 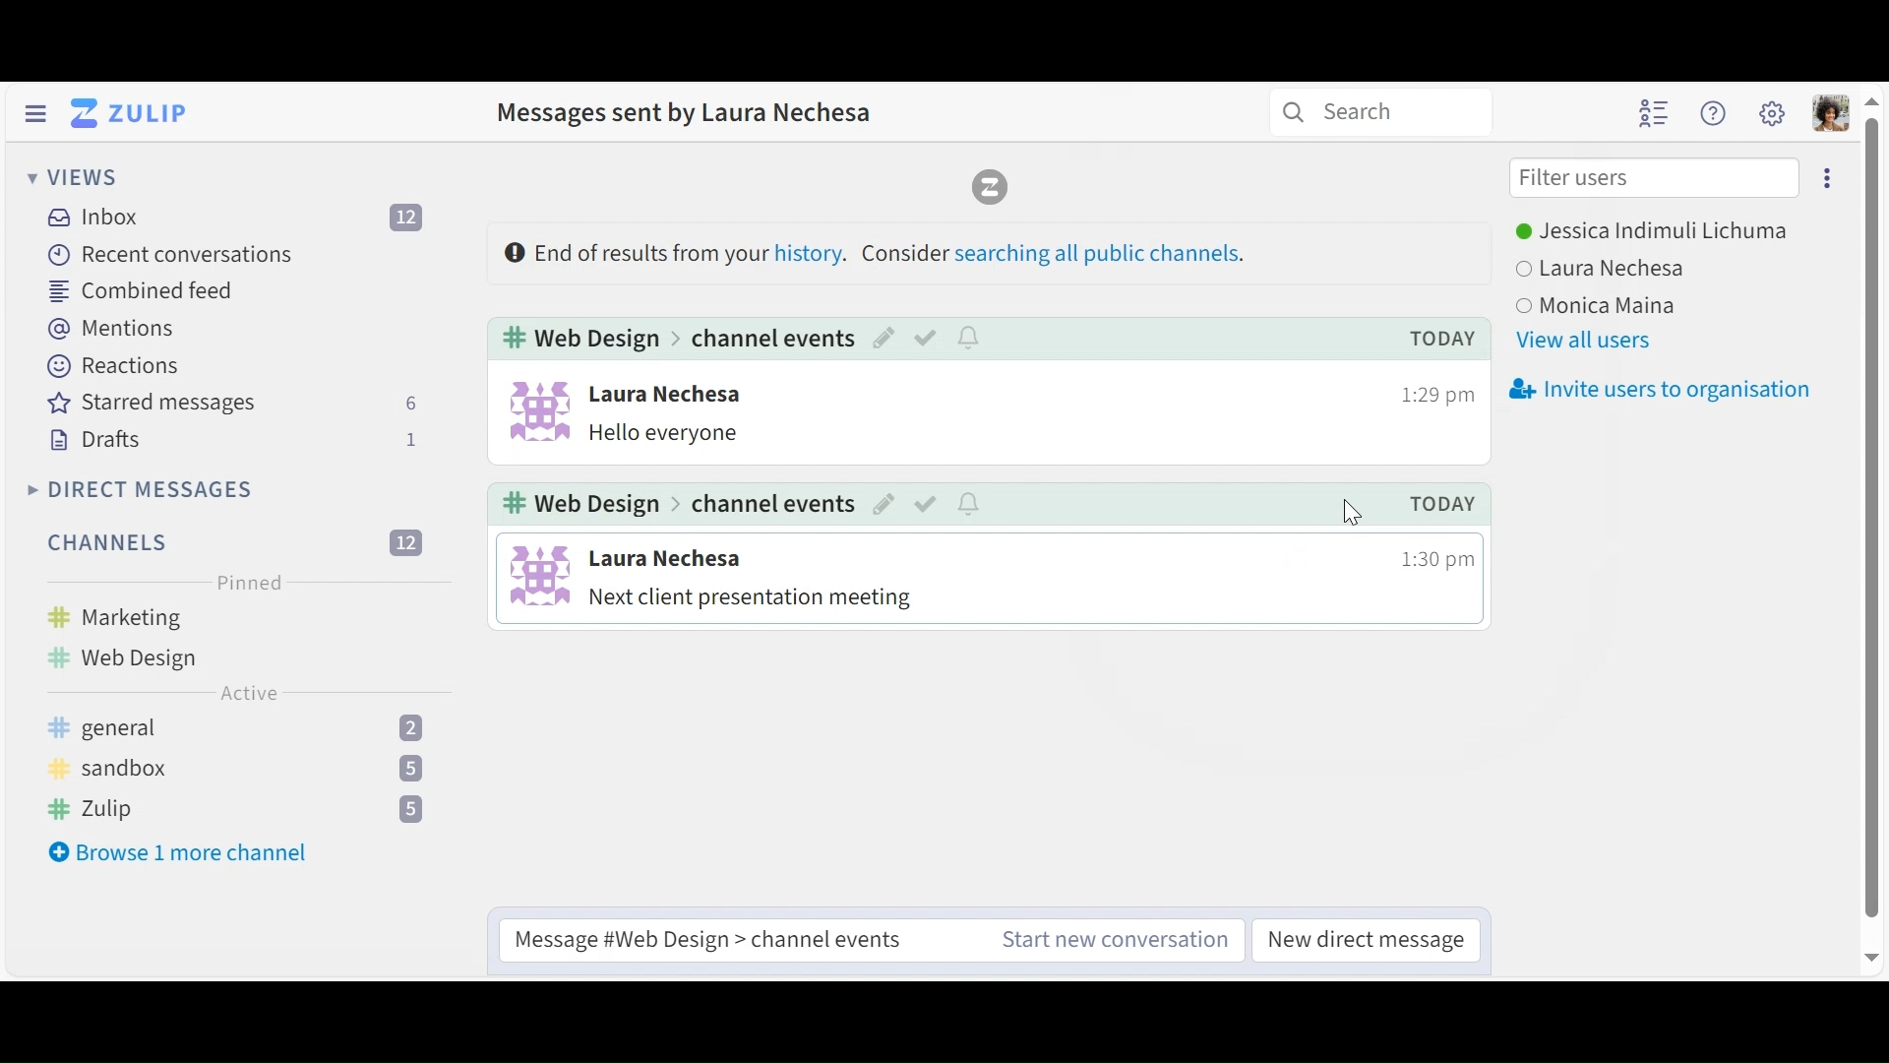 What do you see at coordinates (133, 113) in the screenshot?
I see `Go to Home View (Inbox)` at bounding box center [133, 113].